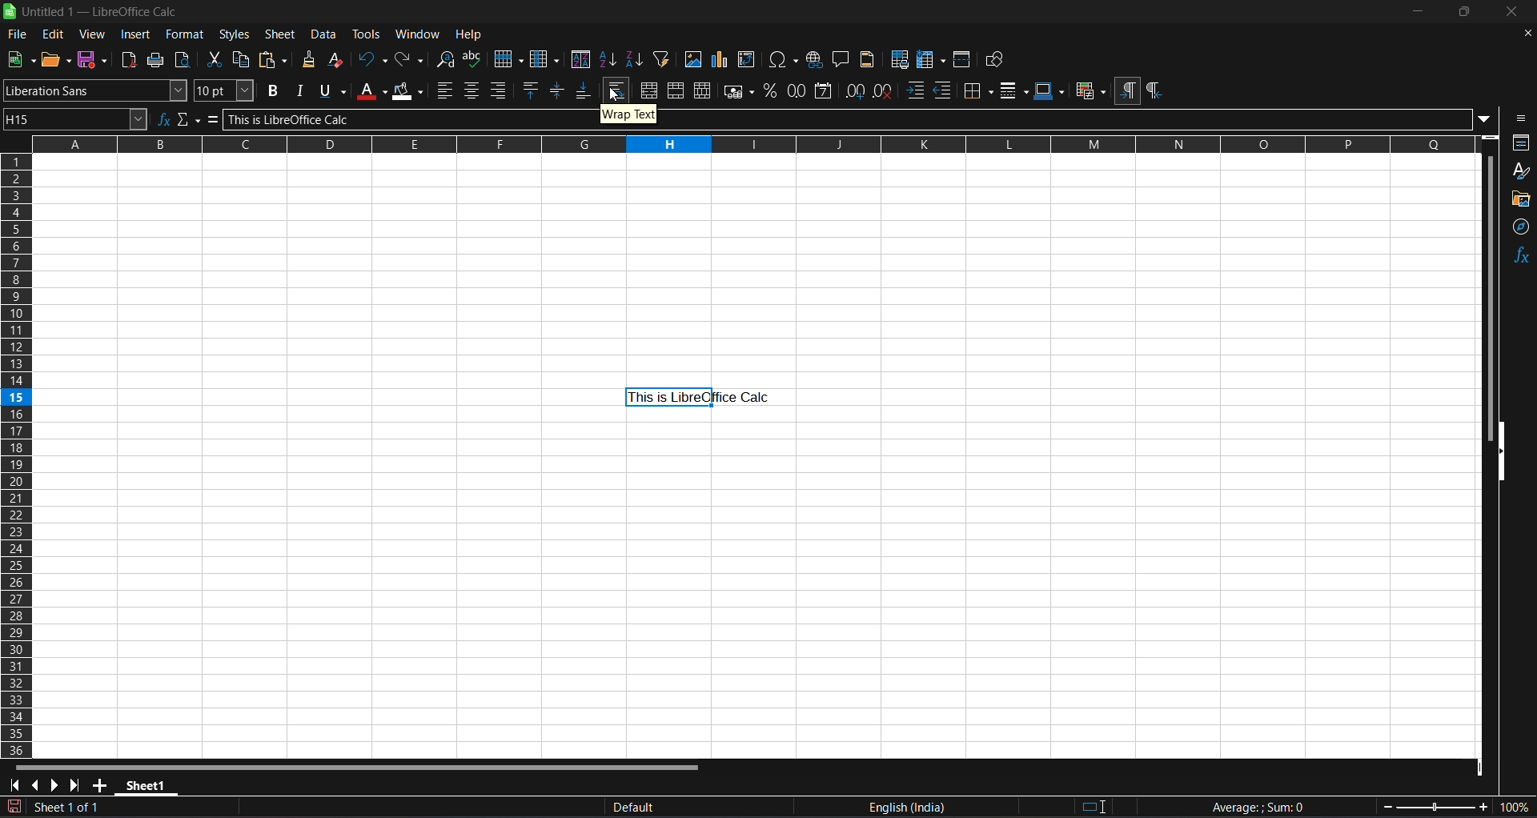 The image size is (1537, 818). I want to click on align left, so click(446, 90).